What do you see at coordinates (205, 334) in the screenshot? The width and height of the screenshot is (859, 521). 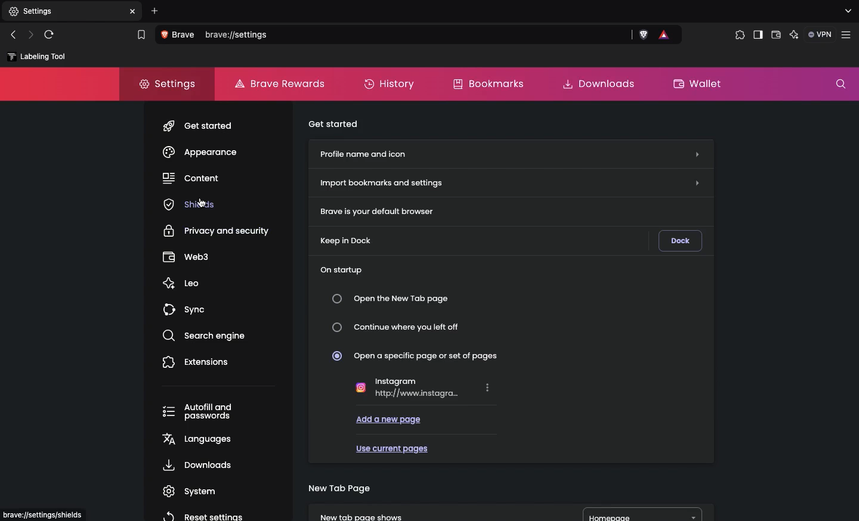 I see `Search engine` at bounding box center [205, 334].